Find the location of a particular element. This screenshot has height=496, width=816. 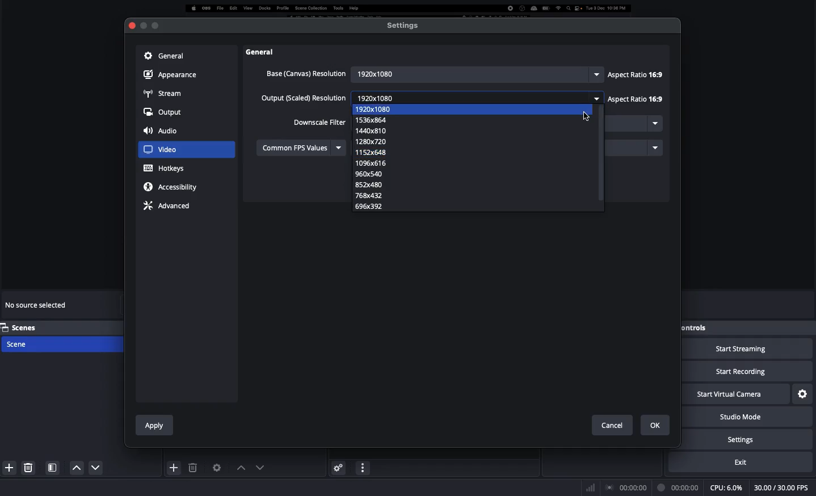

Start recording is located at coordinates (748, 372).